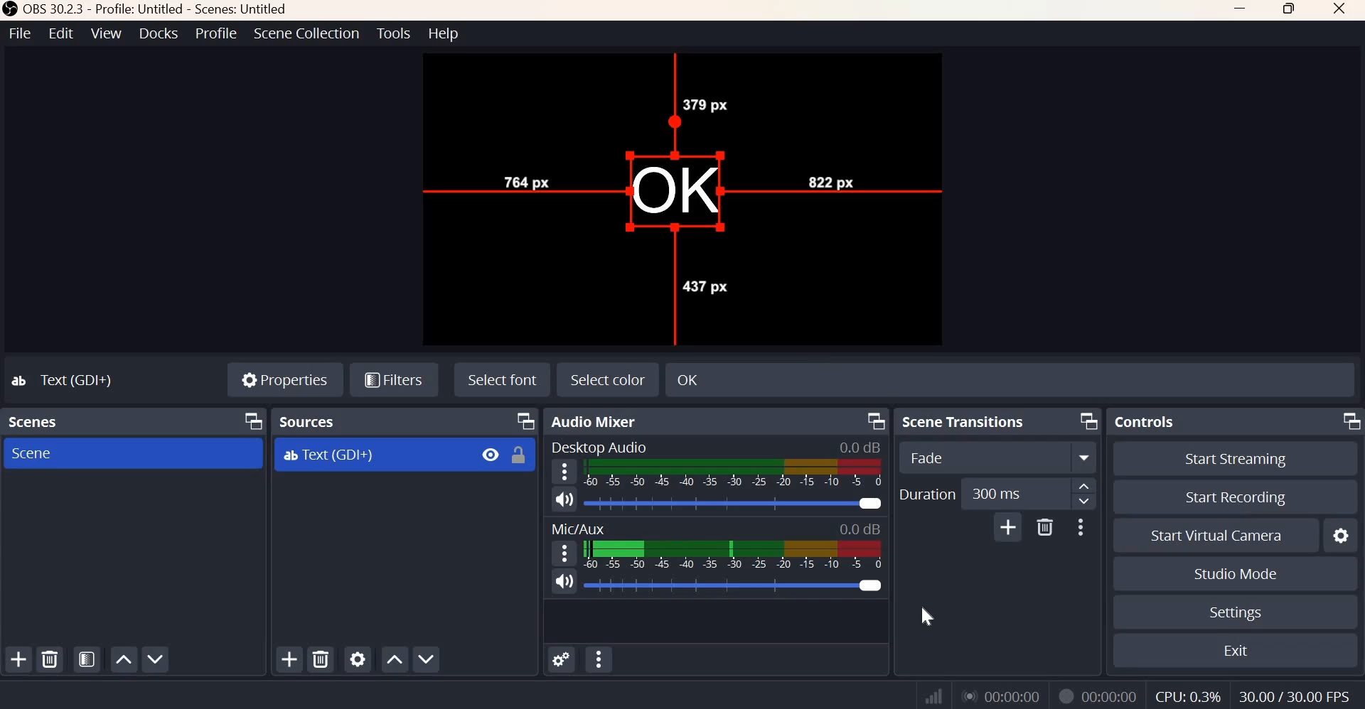 The height and width of the screenshot is (709, 1365). I want to click on Edit, so click(61, 33).